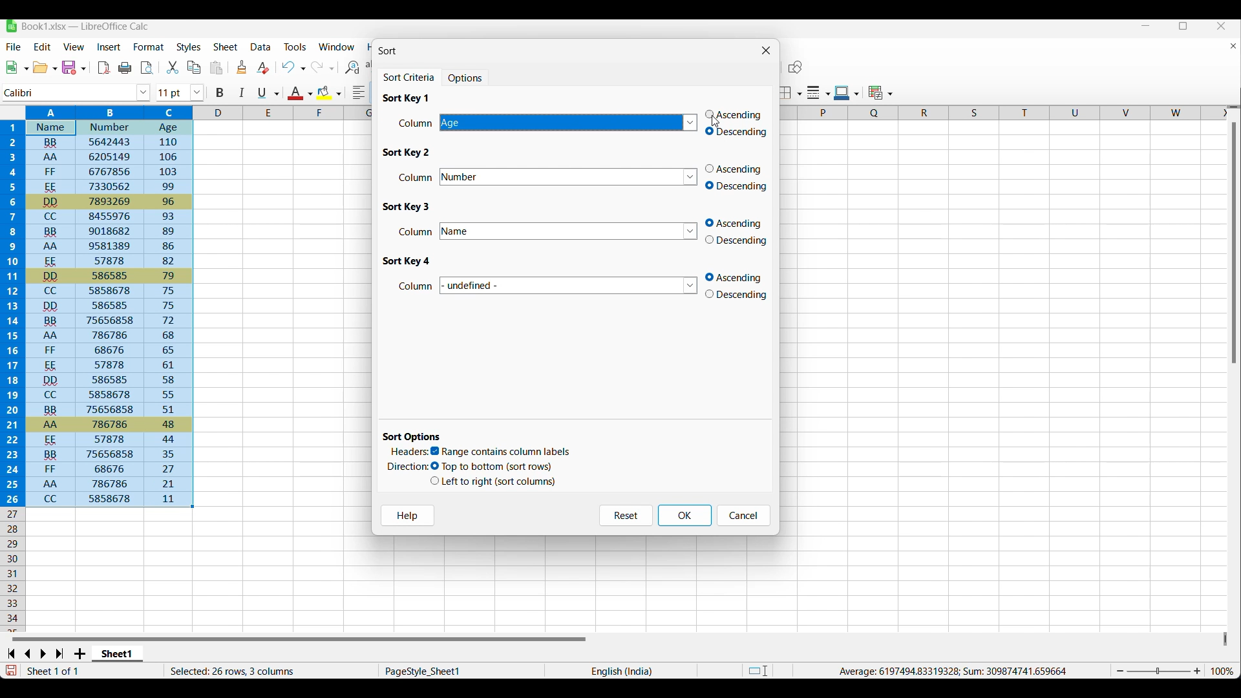 This screenshot has width=1241, height=698. I want to click on Go to next sheet, so click(43, 654).